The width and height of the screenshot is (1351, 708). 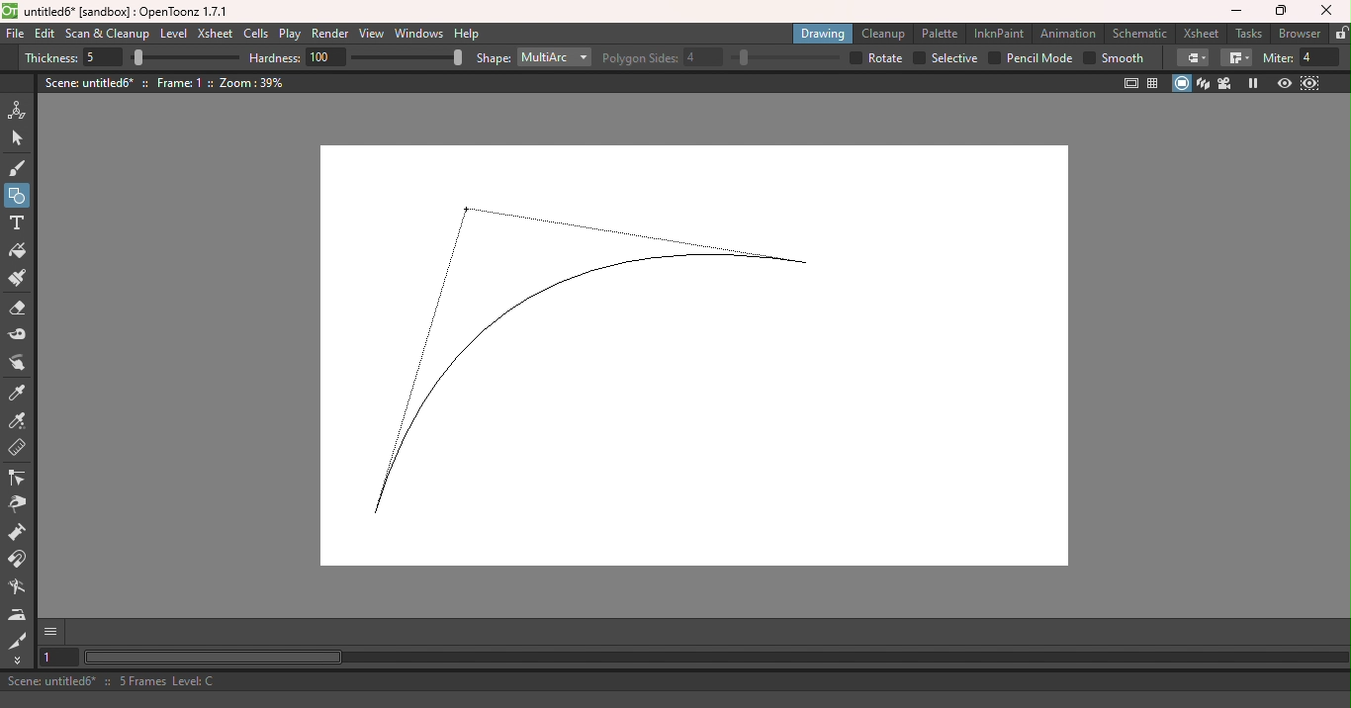 What do you see at coordinates (16, 448) in the screenshot?
I see `Ruler tool` at bounding box center [16, 448].